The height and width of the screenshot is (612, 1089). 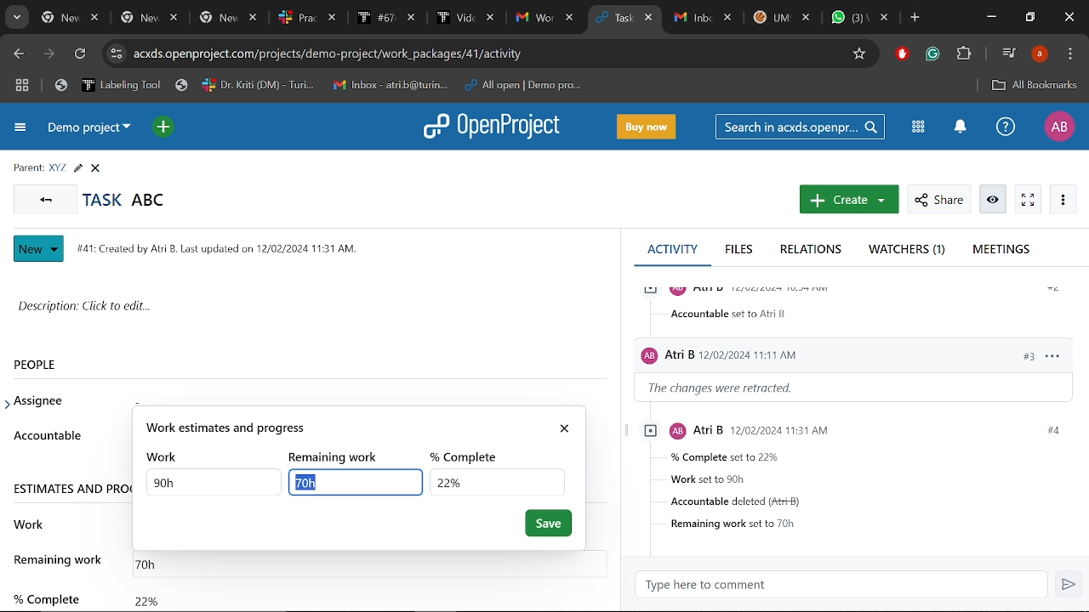 I want to click on assignee, so click(x=43, y=401).